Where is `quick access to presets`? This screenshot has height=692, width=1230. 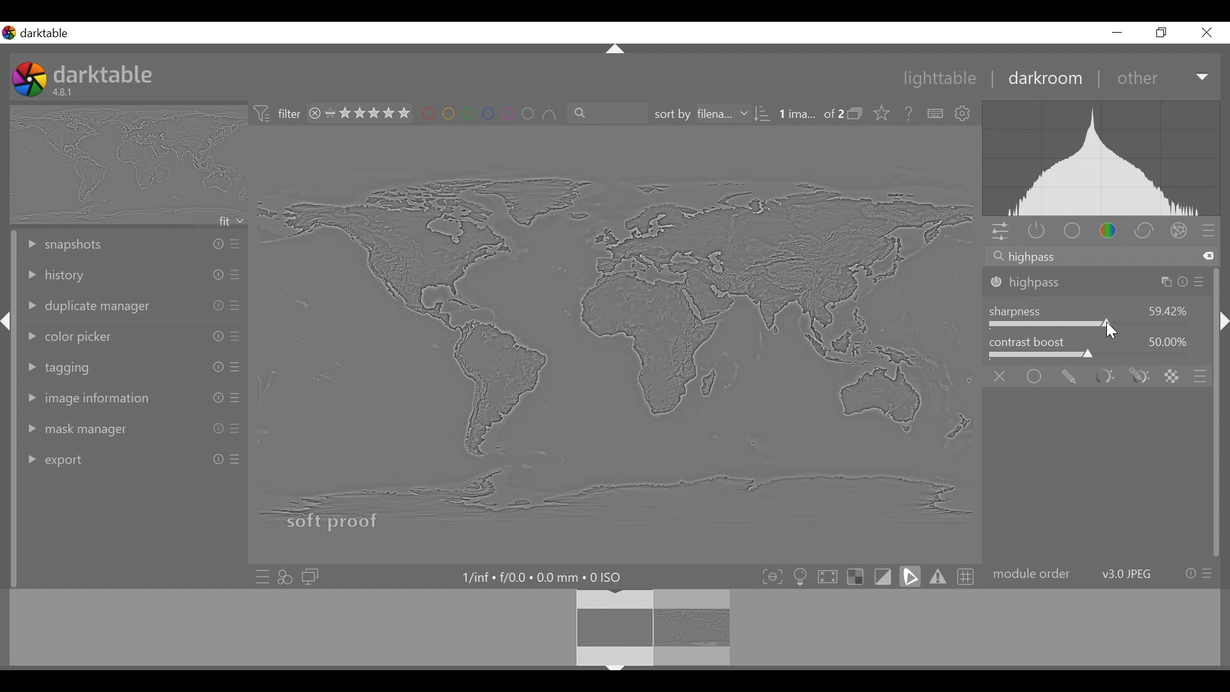 quick access to presets is located at coordinates (259, 577).